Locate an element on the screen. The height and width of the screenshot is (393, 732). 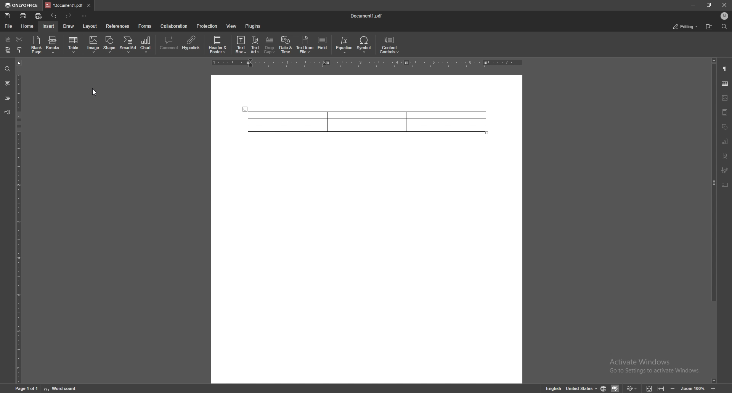
header is located at coordinates (726, 113).